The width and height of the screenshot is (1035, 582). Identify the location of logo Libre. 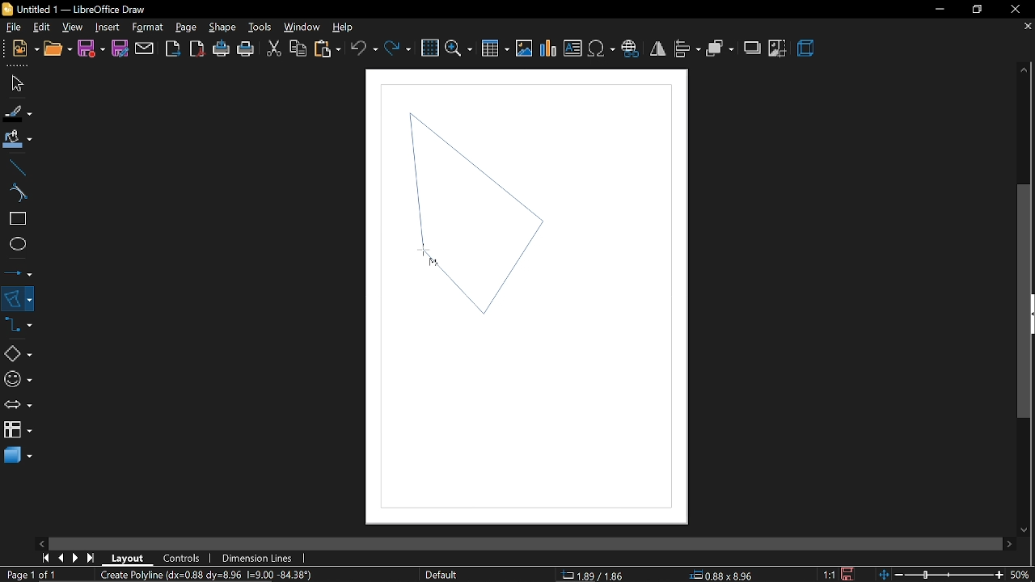
(9, 10).